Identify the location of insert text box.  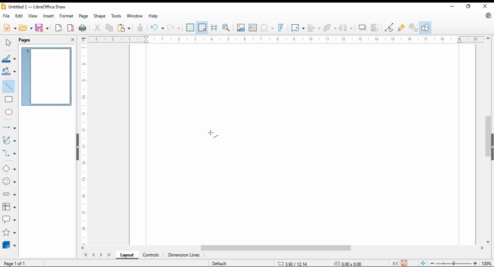
(253, 27).